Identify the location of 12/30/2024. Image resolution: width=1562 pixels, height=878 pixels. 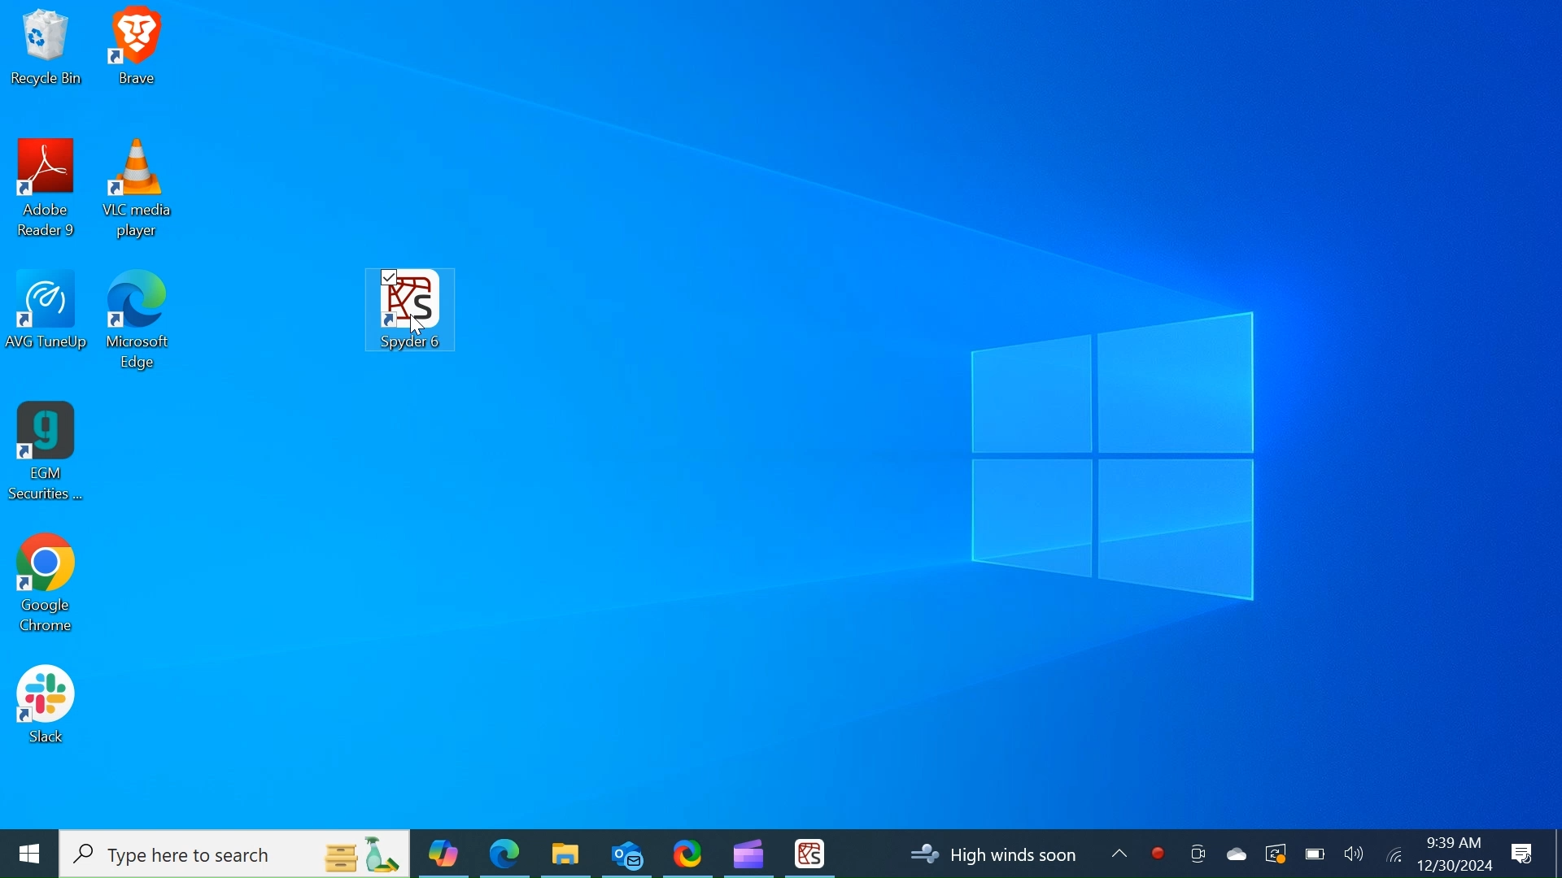
(1456, 865).